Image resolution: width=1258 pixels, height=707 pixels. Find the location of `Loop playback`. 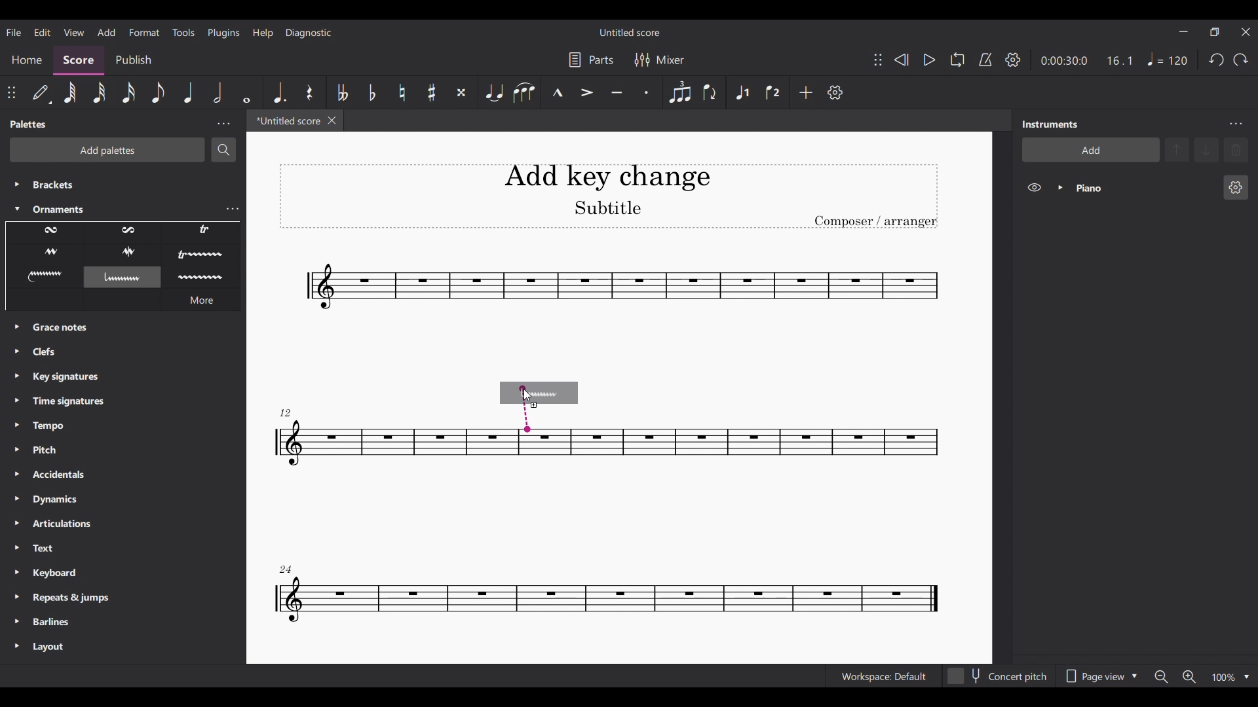

Loop playback is located at coordinates (957, 60).